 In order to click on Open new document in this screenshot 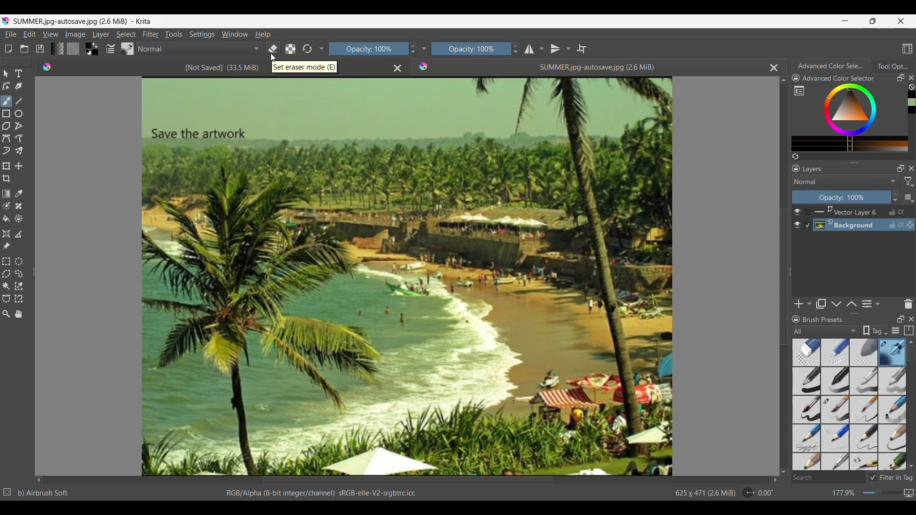, I will do `click(8, 49)`.